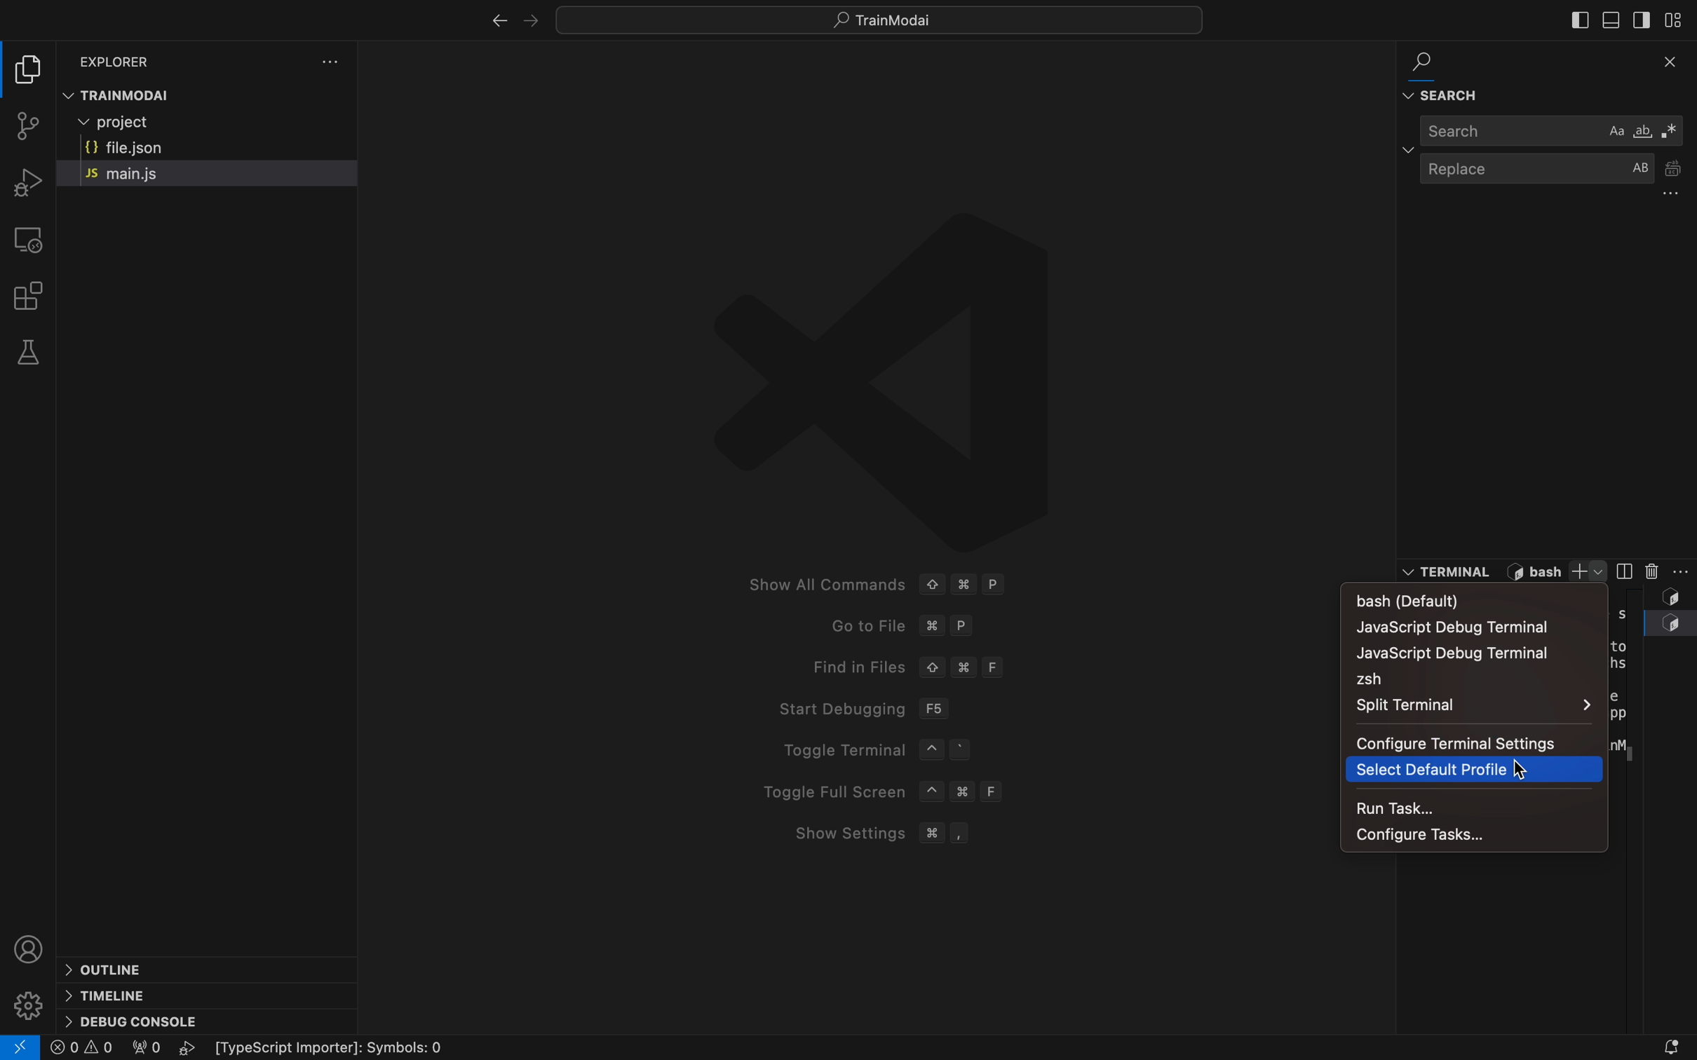  Describe the element at coordinates (1542, 76) in the screenshot. I see `find and replace` at that location.